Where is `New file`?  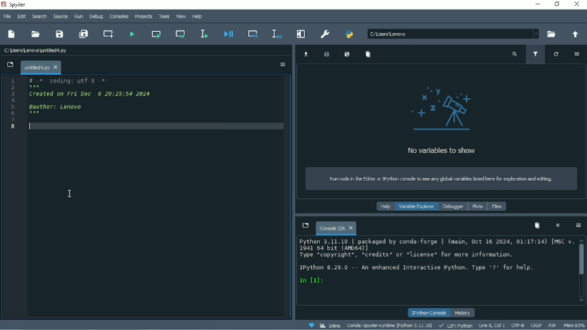 New file is located at coordinates (11, 35).